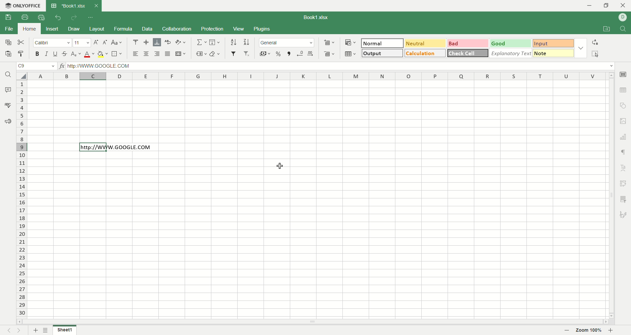 This screenshot has height=335, width=631. What do you see at coordinates (146, 42) in the screenshot?
I see `align middle` at bounding box center [146, 42].